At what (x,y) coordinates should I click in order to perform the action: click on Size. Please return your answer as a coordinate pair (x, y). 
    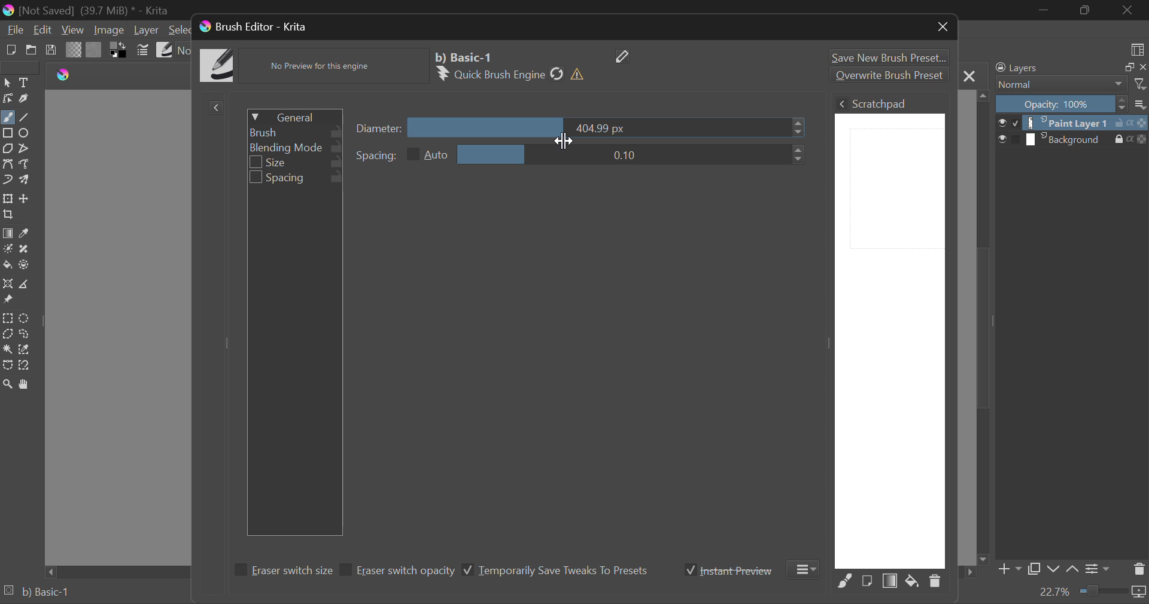
    Looking at the image, I should click on (297, 163).